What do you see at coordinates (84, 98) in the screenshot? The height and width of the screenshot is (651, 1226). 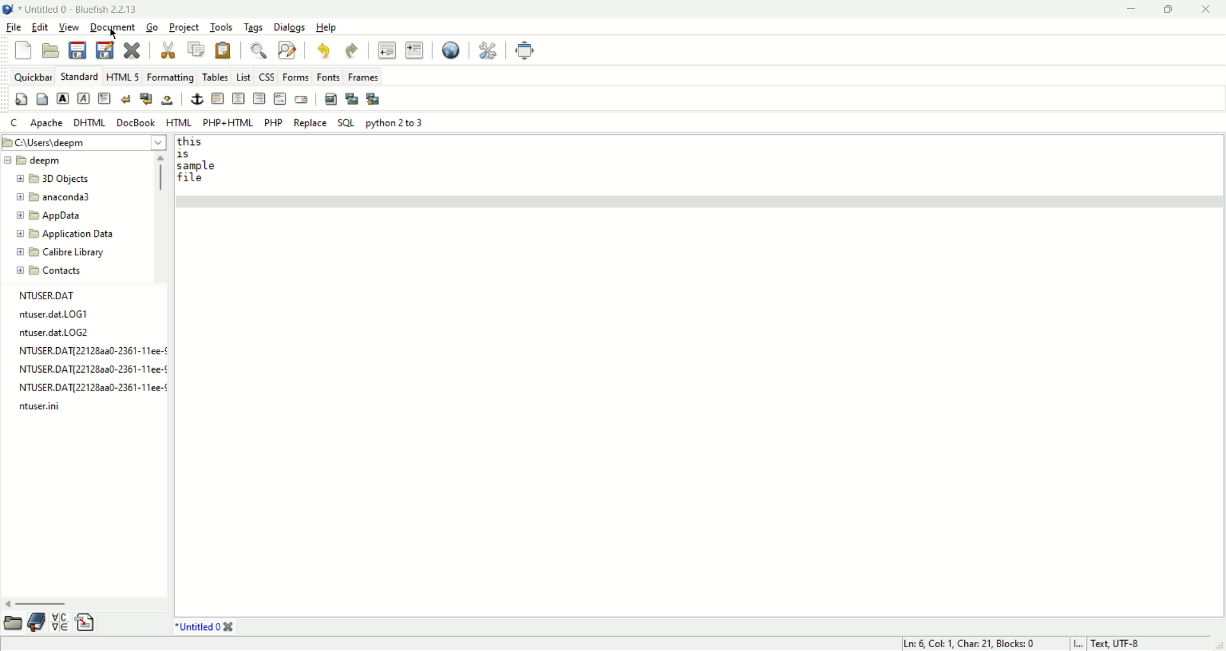 I see `emphasis` at bounding box center [84, 98].